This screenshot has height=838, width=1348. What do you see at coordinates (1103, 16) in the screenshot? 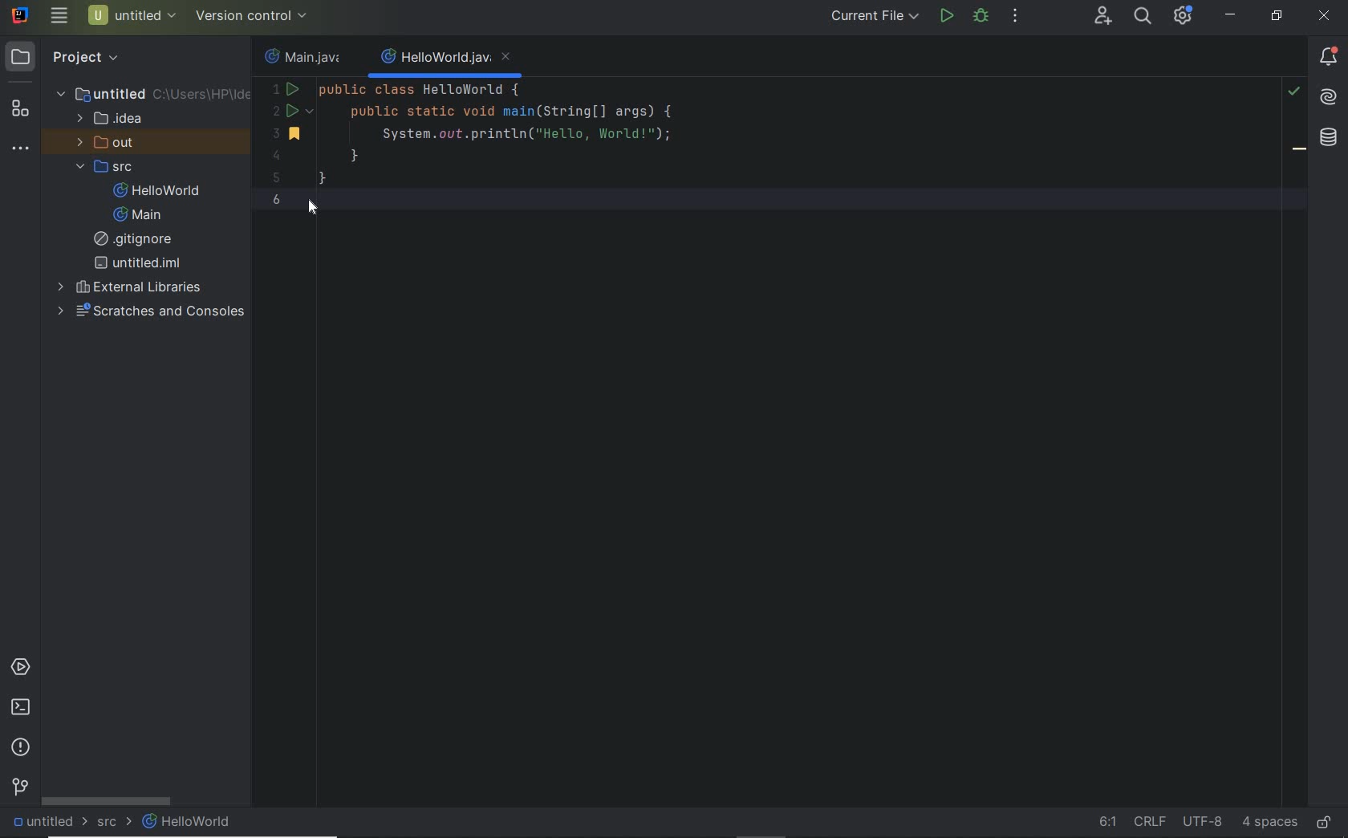
I see `code with me` at bounding box center [1103, 16].